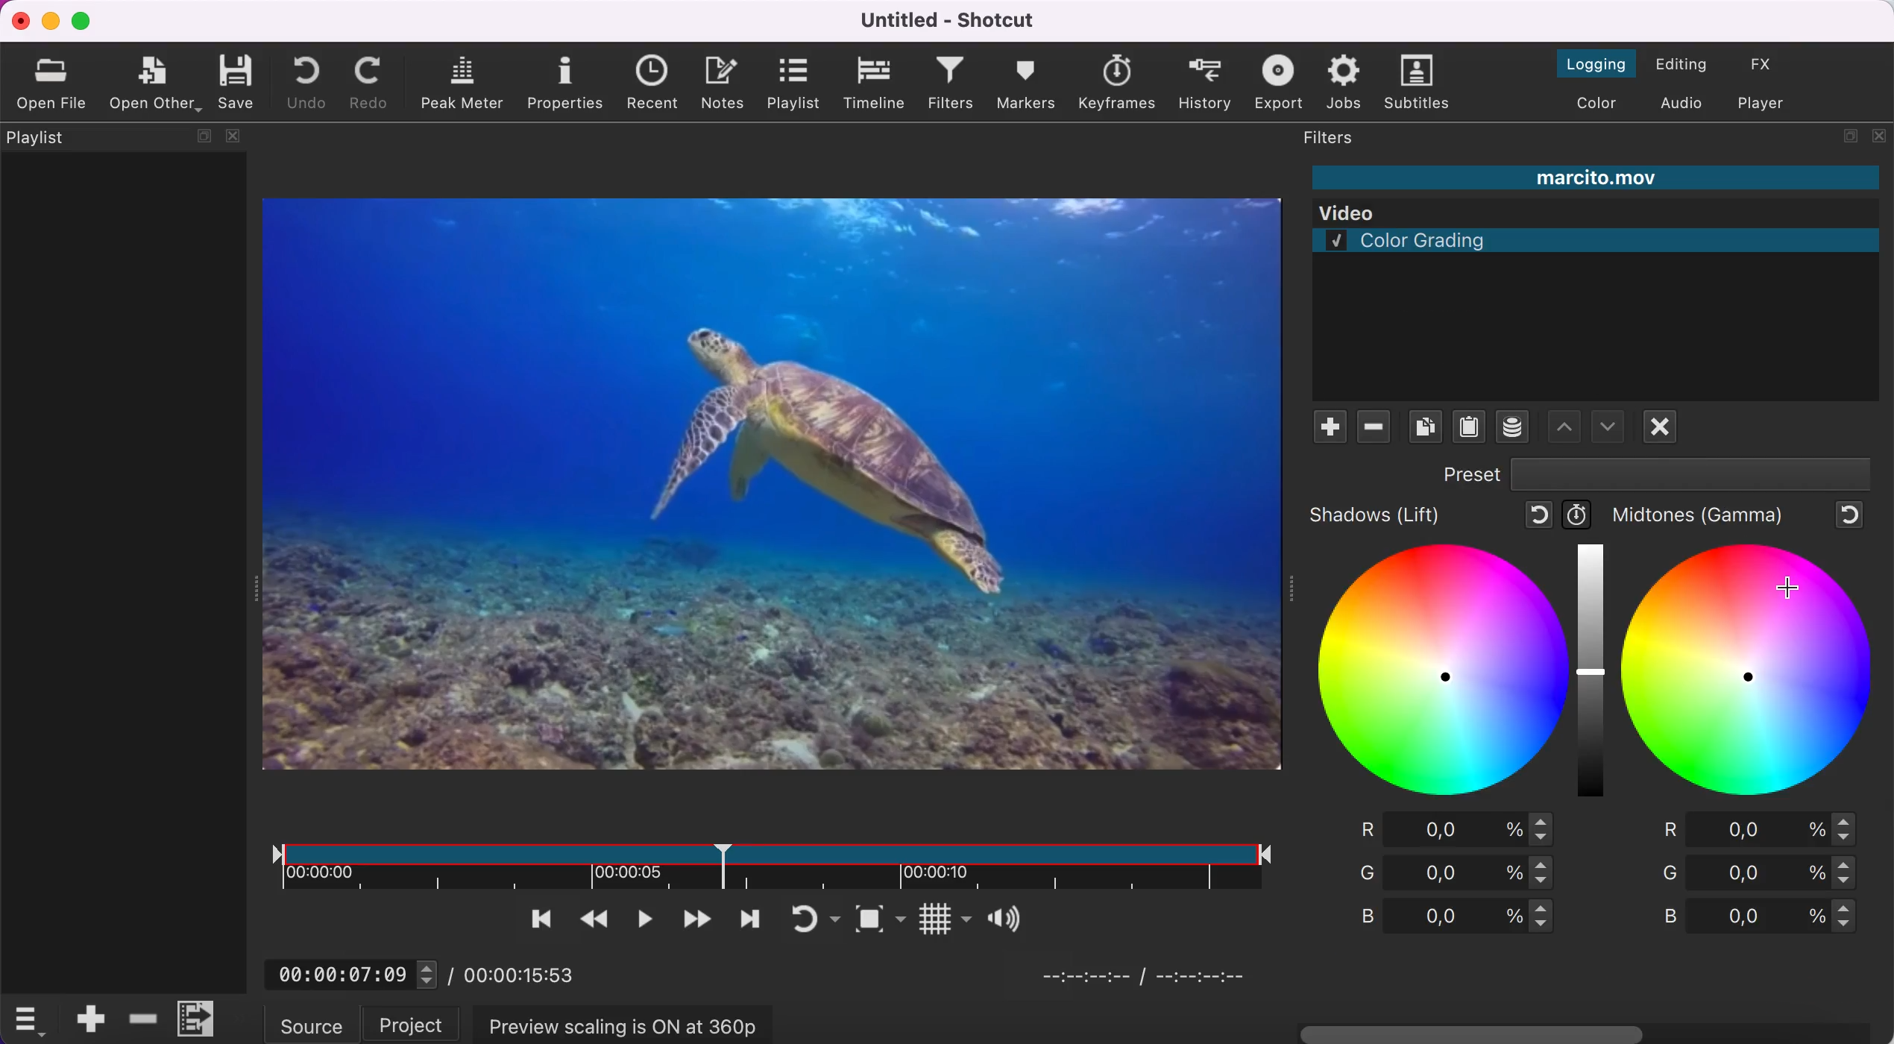 This screenshot has width=1894, height=1044. I want to click on preset, so click(1656, 474).